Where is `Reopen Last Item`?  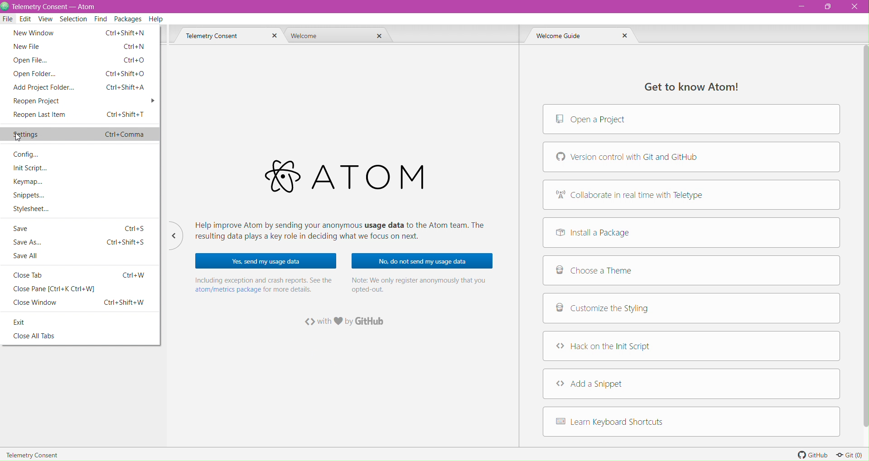 Reopen Last Item is located at coordinates (83, 117).